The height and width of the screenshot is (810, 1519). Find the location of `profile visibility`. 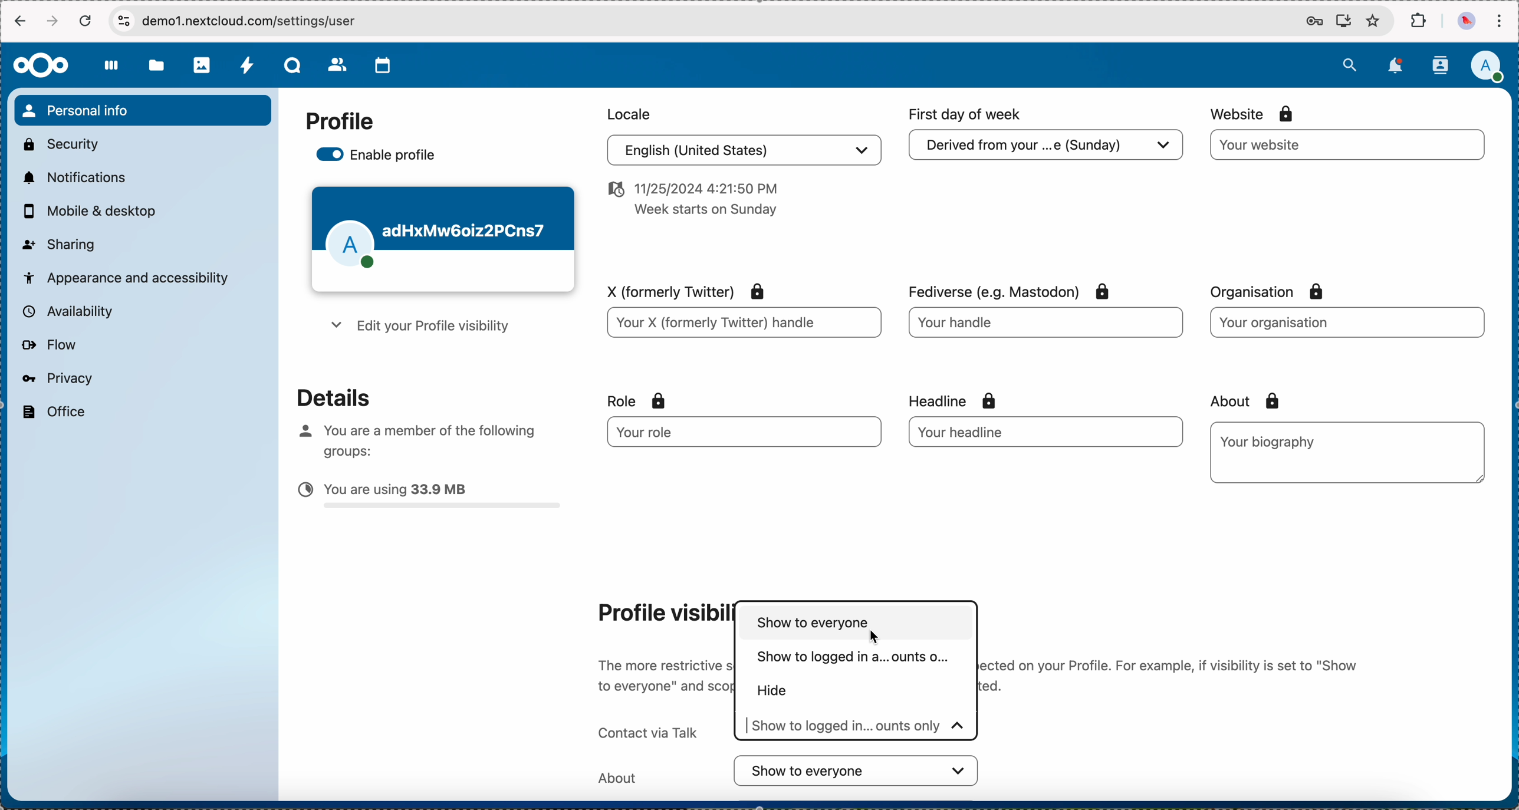

profile visibility is located at coordinates (660, 612).